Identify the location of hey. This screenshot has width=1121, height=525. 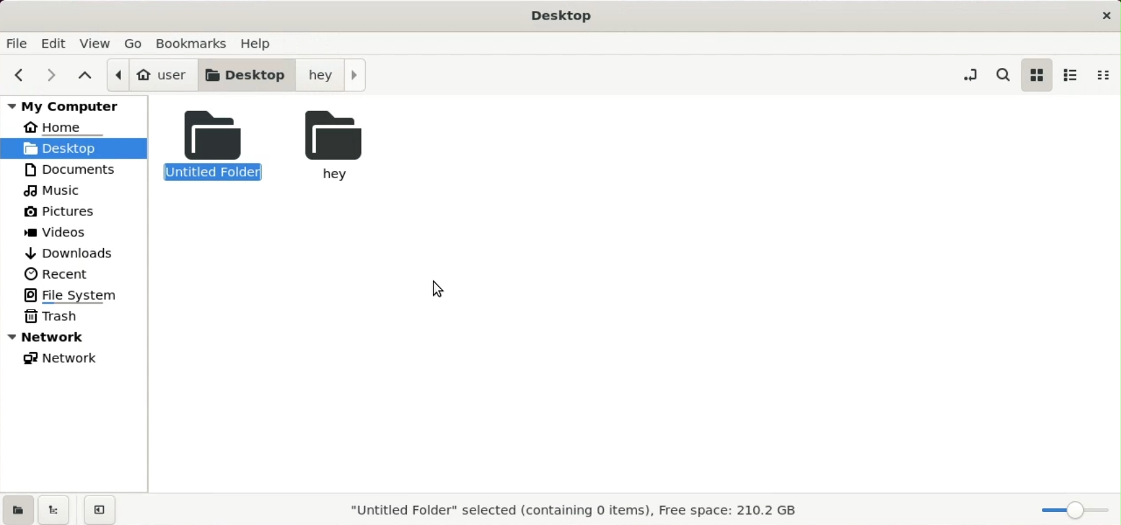
(334, 74).